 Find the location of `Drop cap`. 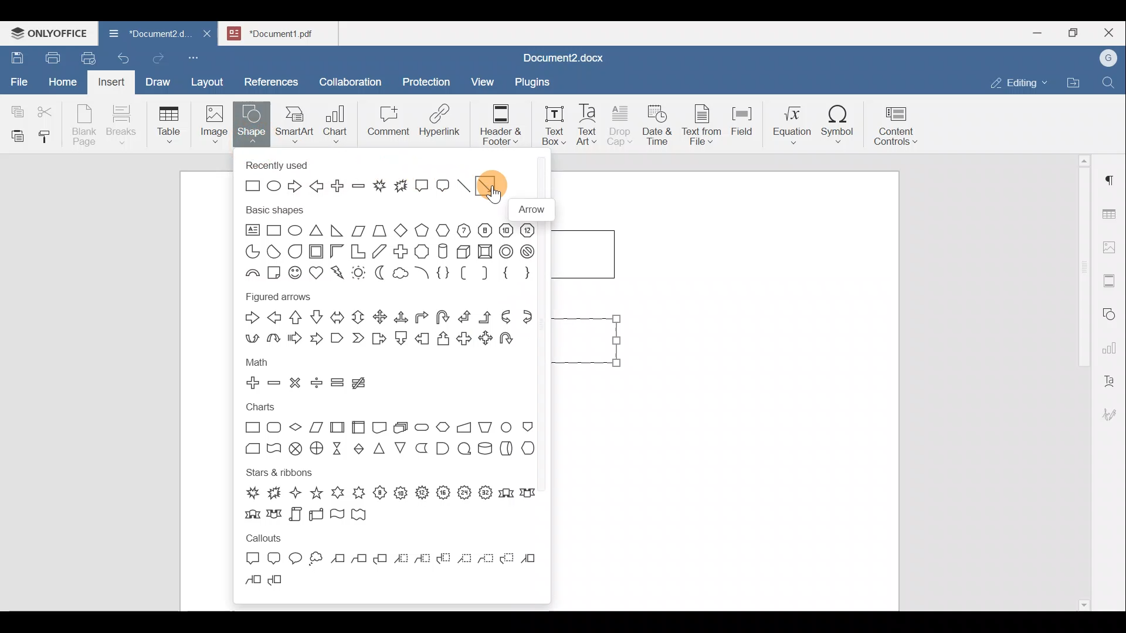

Drop cap is located at coordinates (622, 124).